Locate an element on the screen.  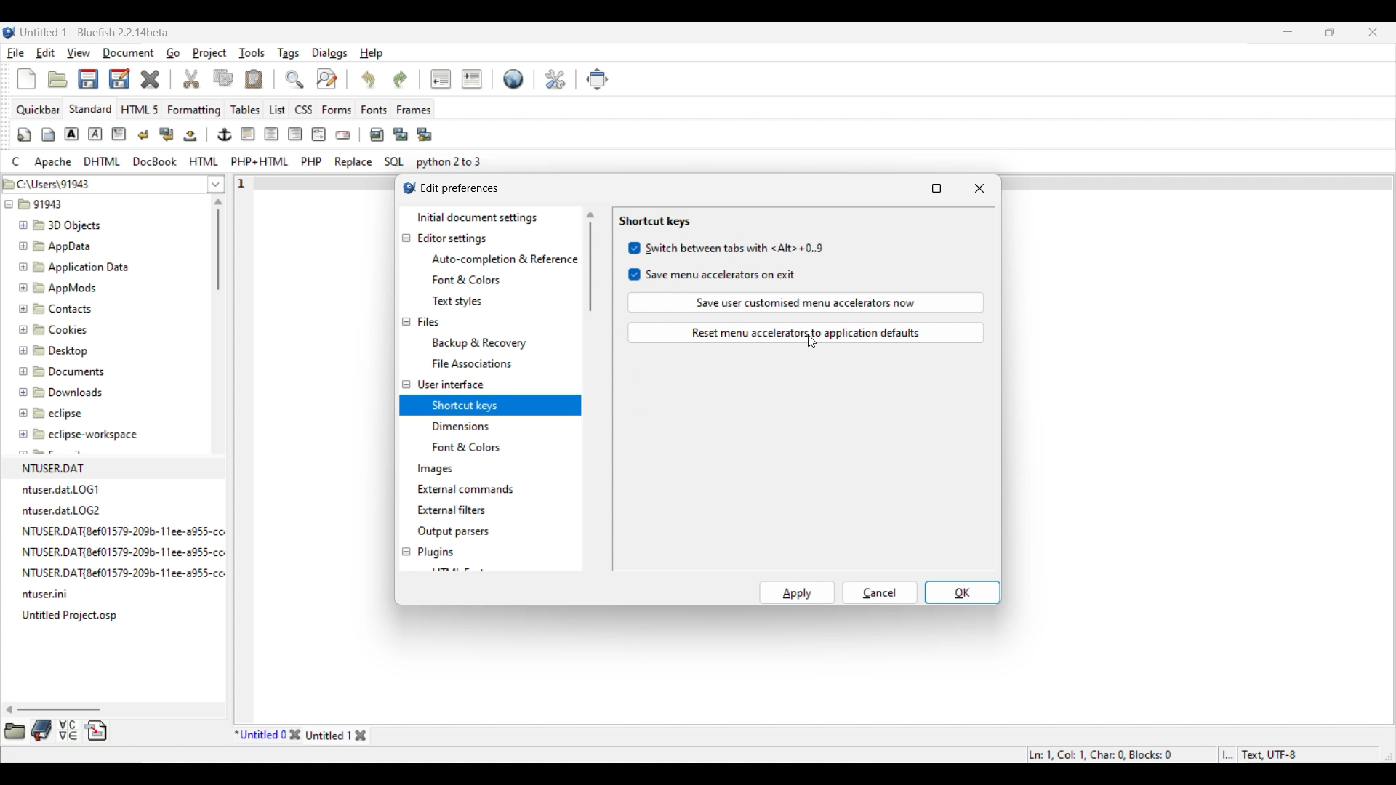
Contacts is located at coordinates (58, 307).